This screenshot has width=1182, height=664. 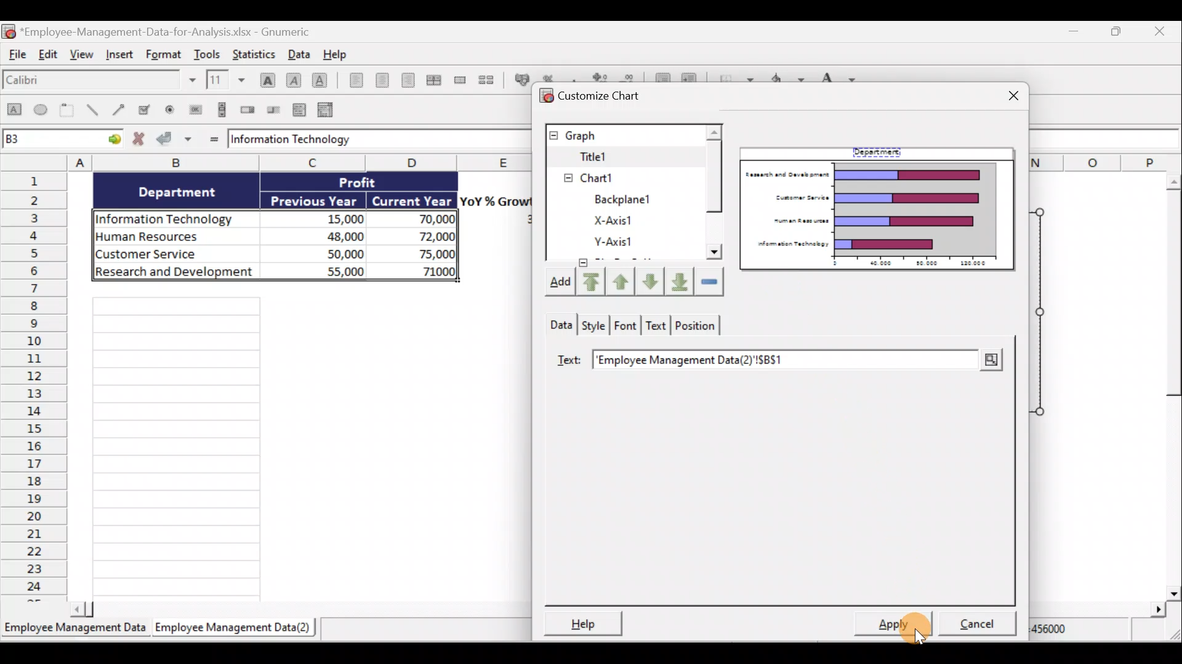 What do you see at coordinates (121, 58) in the screenshot?
I see `Insert` at bounding box center [121, 58].